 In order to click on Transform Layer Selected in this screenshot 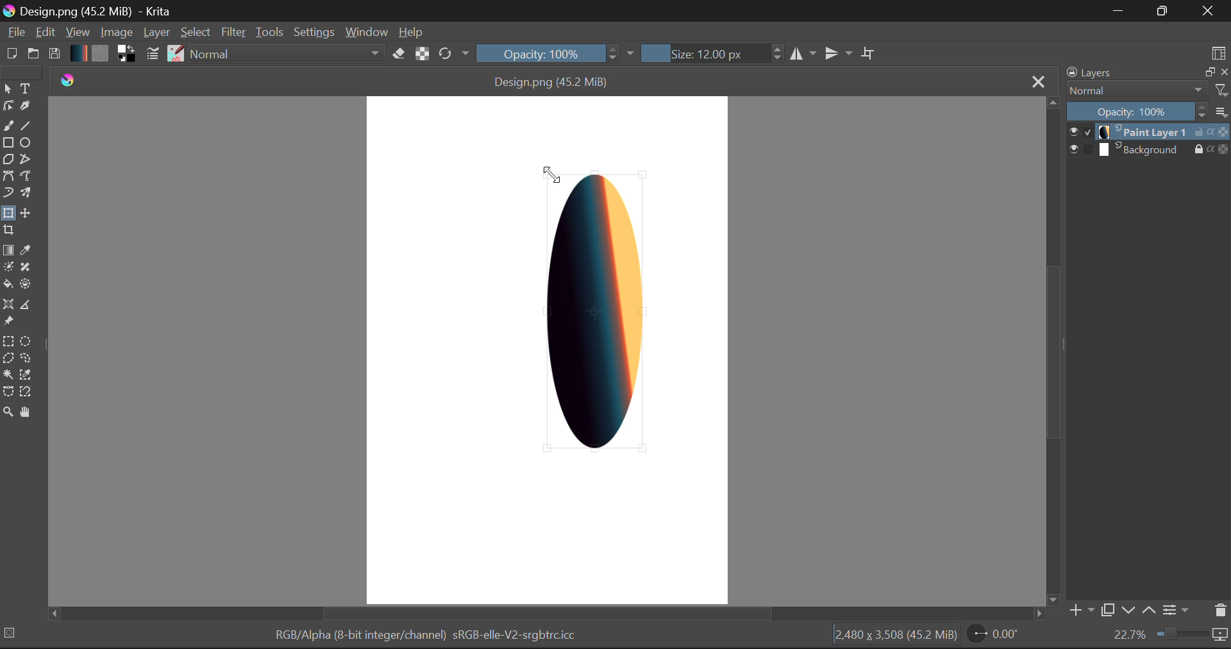, I will do `click(8, 214)`.